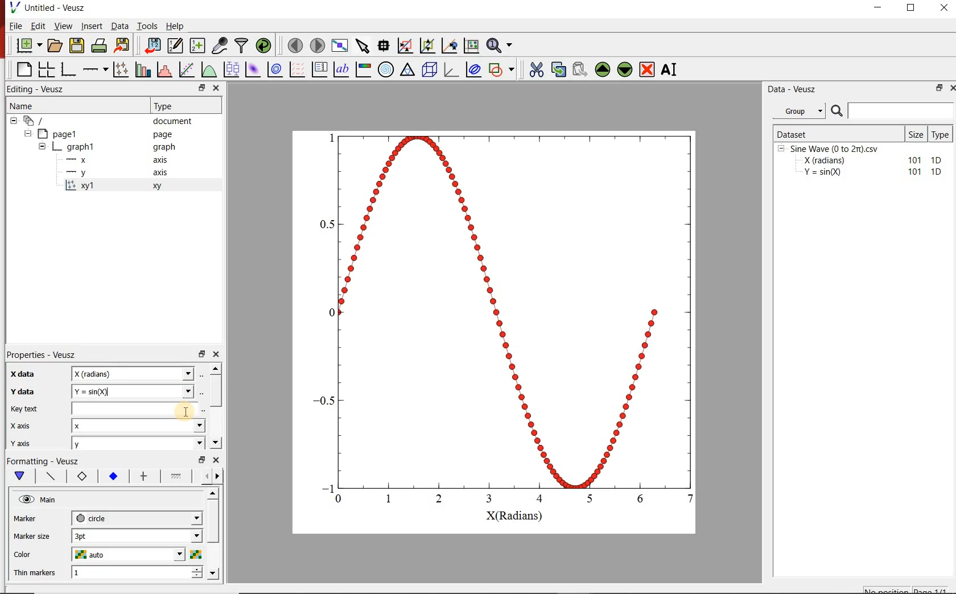 The width and height of the screenshot is (956, 594). Describe the element at coordinates (942, 133) in the screenshot. I see `Type` at that location.